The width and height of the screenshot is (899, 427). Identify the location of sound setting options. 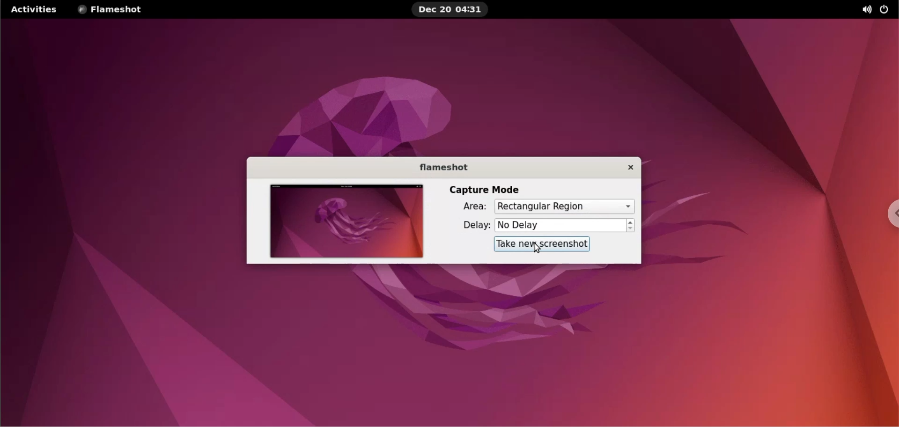
(863, 9).